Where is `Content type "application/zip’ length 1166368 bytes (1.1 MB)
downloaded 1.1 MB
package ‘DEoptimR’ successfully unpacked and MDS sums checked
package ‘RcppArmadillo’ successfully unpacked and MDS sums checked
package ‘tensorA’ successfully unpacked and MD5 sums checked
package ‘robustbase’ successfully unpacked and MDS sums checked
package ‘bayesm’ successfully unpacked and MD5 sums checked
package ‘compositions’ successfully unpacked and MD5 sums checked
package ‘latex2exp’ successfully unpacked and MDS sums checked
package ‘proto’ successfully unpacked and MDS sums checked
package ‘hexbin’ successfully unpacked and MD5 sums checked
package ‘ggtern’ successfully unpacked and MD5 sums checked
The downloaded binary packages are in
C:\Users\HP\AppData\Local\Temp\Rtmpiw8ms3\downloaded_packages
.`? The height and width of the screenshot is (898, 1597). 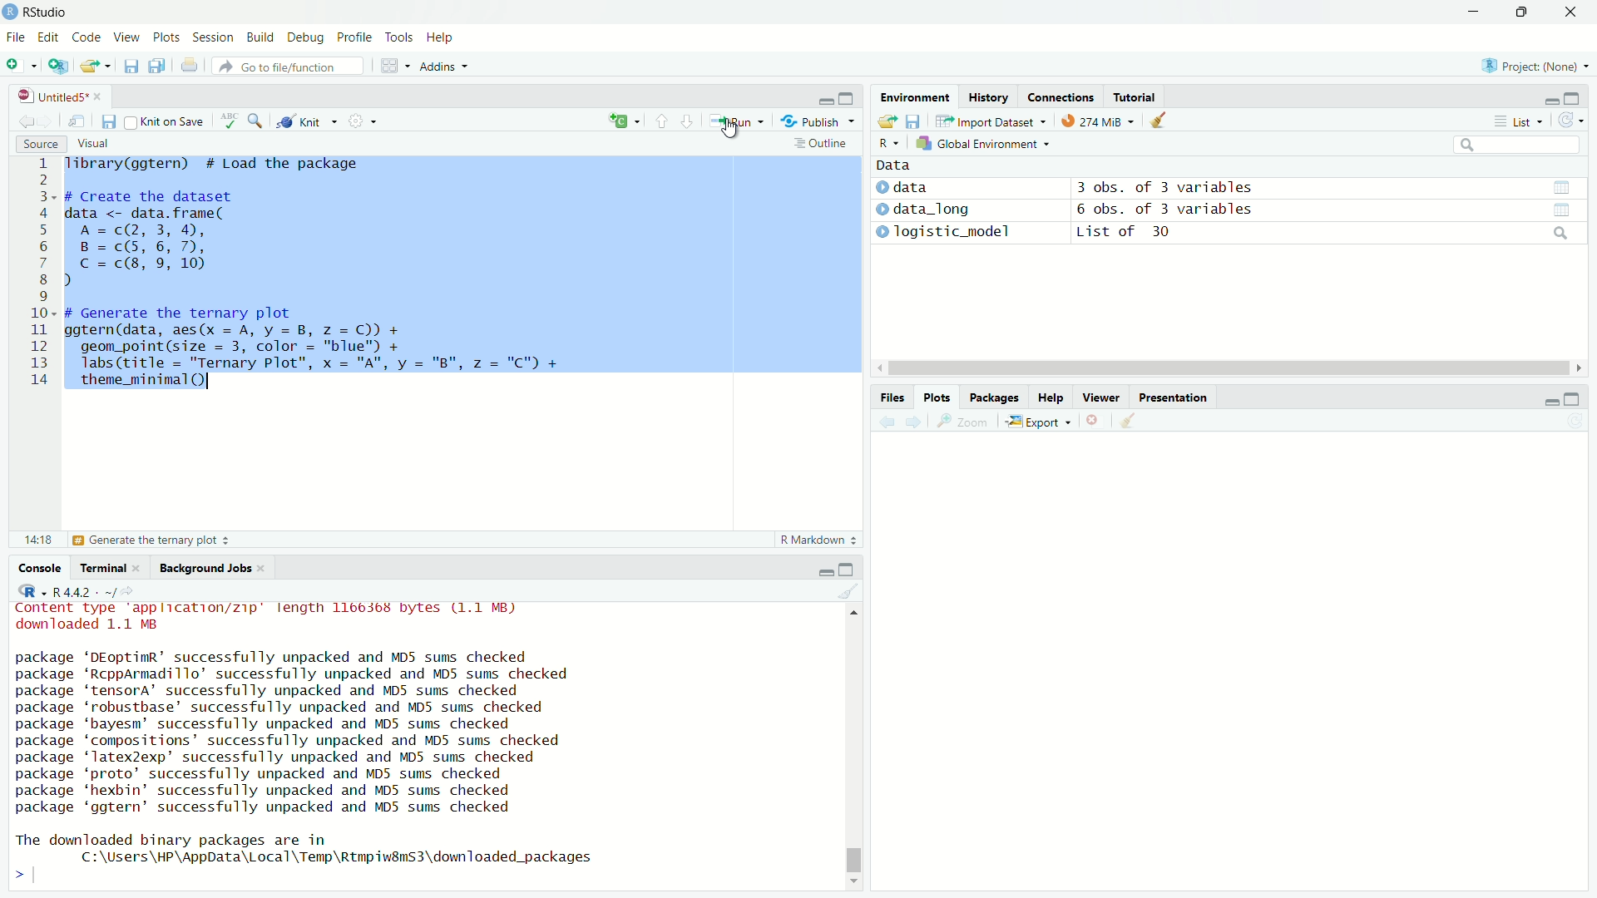
Content type "application/zip’ length 1166368 bytes (1.1 MB)
downloaded 1.1 MB
package ‘DEoptimR’ successfully unpacked and MDS sums checked
package ‘RcppArmadillo’ successfully unpacked and MDS sums checked
package ‘tensorA’ successfully unpacked and MD5 sums checked
package ‘robustbase’ successfully unpacked and MDS sums checked
package ‘bayesm’ successfully unpacked and MD5 sums checked
package ‘compositions’ successfully unpacked and MD5 sums checked
package ‘latex2exp’ successfully unpacked and MDS sums checked
package ‘proto’ successfully unpacked and MDS sums checked
package ‘hexbin’ successfully unpacked and MD5 sums checked
package ‘ggtern’ successfully unpacked and MD5 sums checked
The downloaded binary packages are in
C:\Users\HP\AppData\Local\Temp\Rtmpiw8ms3\downloaded_packages
. is located at coordinates (319, 739).